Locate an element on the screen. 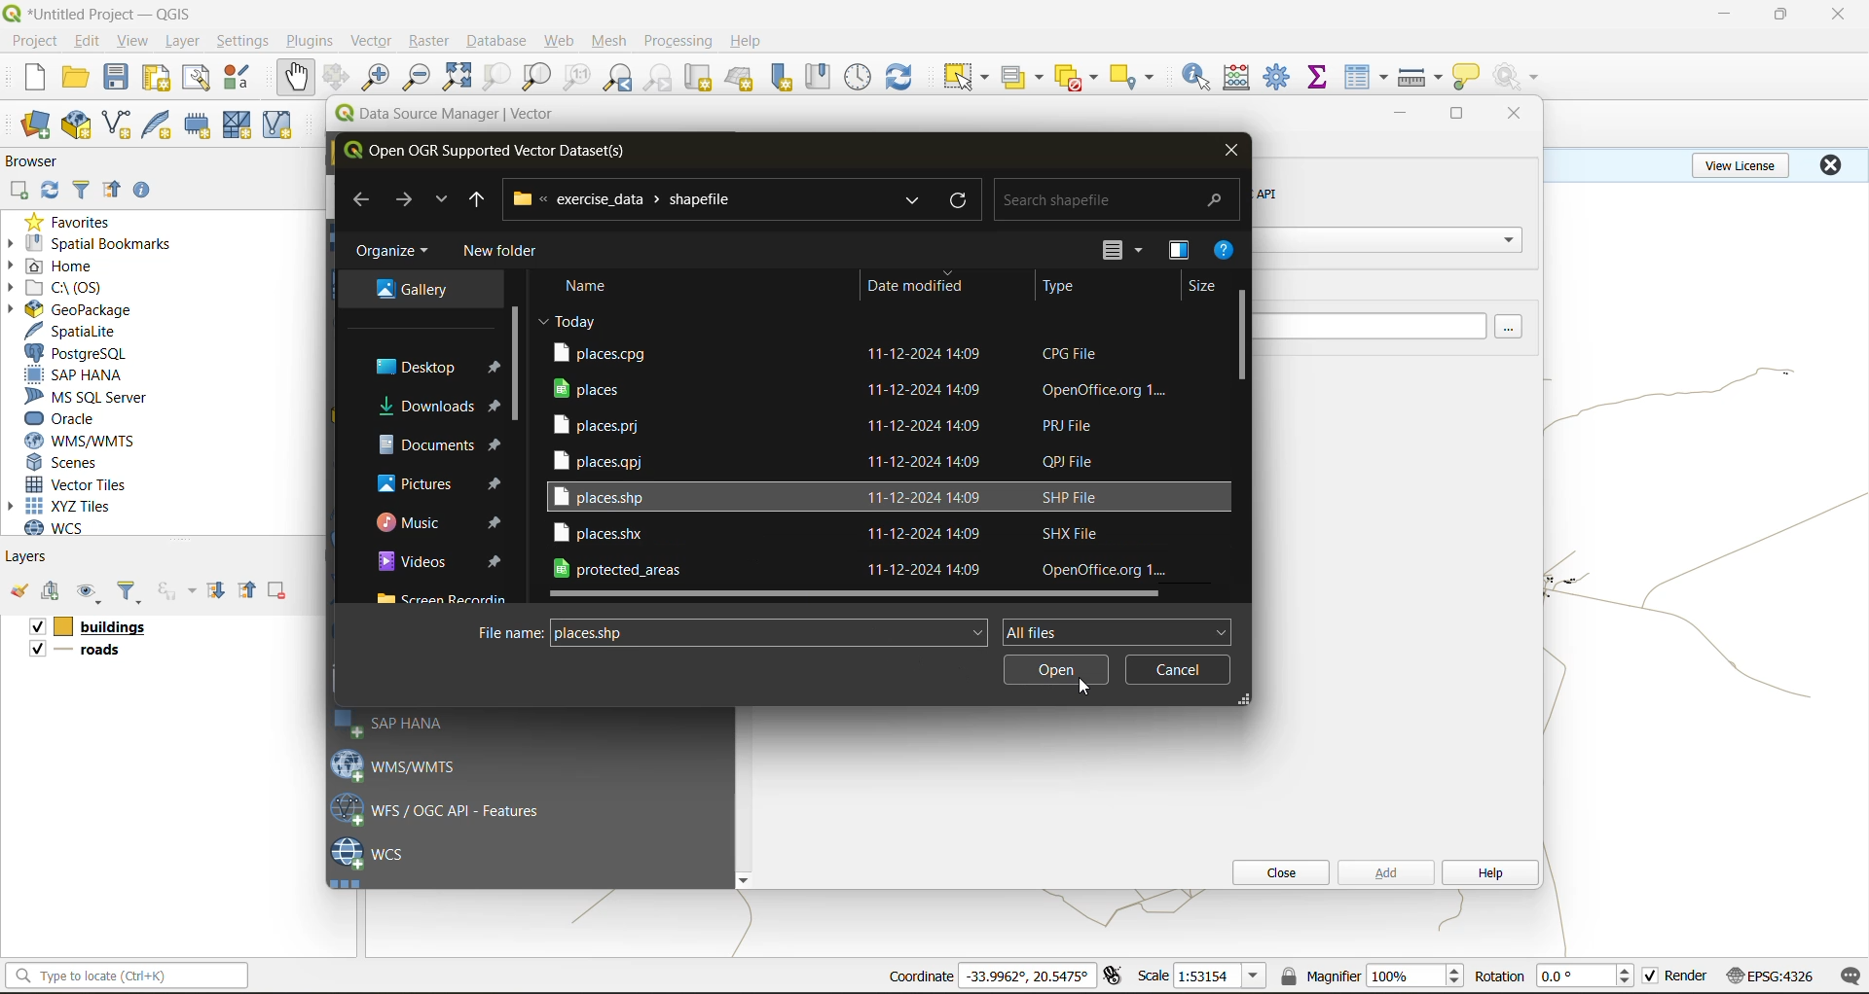 The height and width of the screenshot is (994, 1869). show preview pane is located at coordinates (1177, 252).